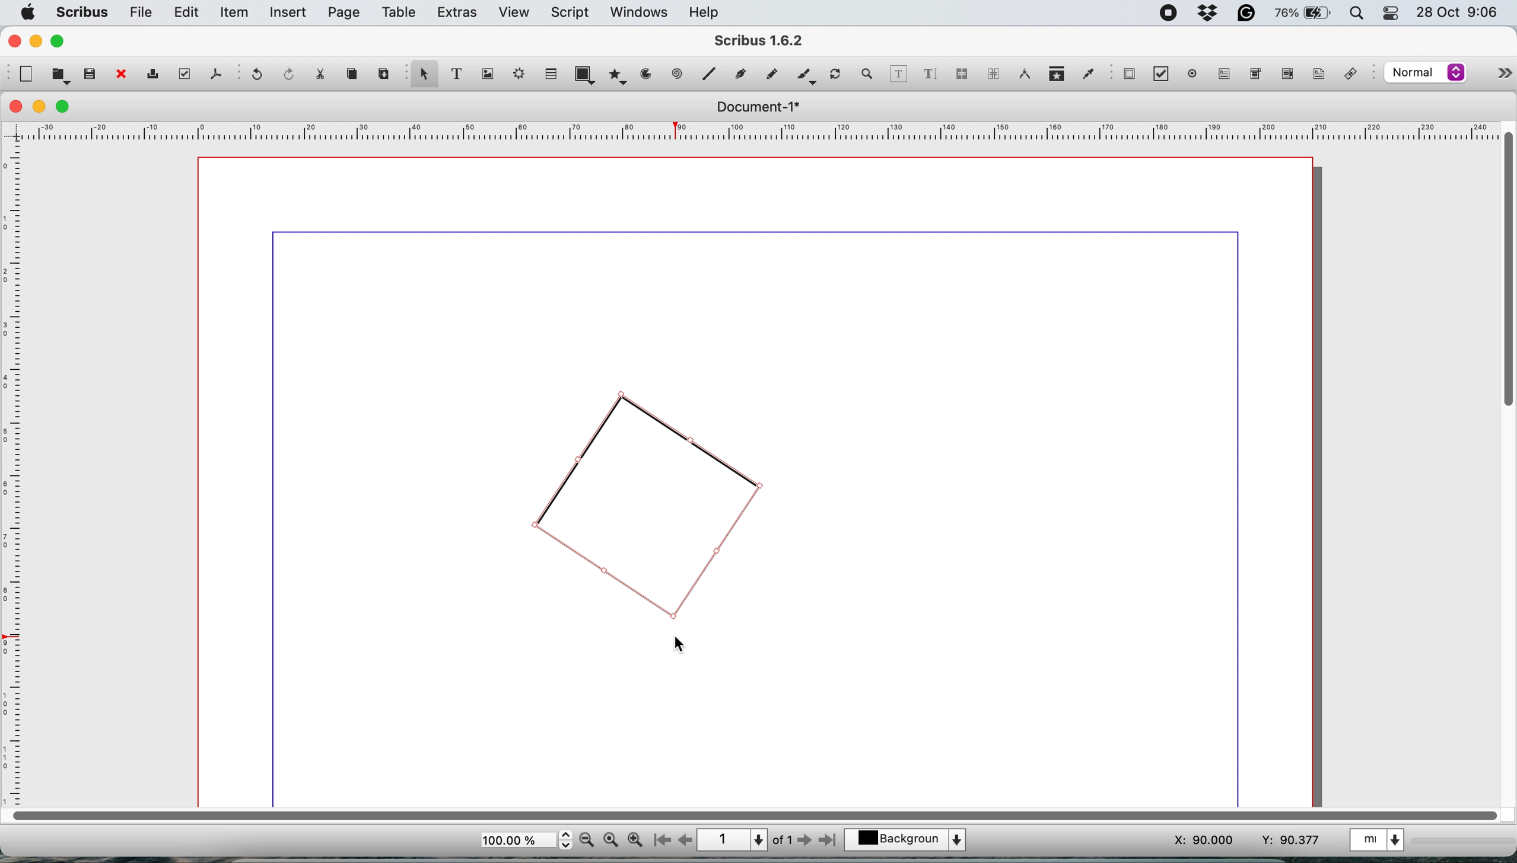 This screenshot has width=1517, height=863. What do you see at coordinates (26, 74) in the screenshot?
I see `new` at bounding box center [26, 74].